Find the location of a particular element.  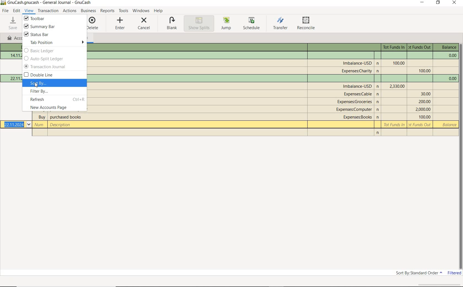

n is located at coordinates (378, 63).